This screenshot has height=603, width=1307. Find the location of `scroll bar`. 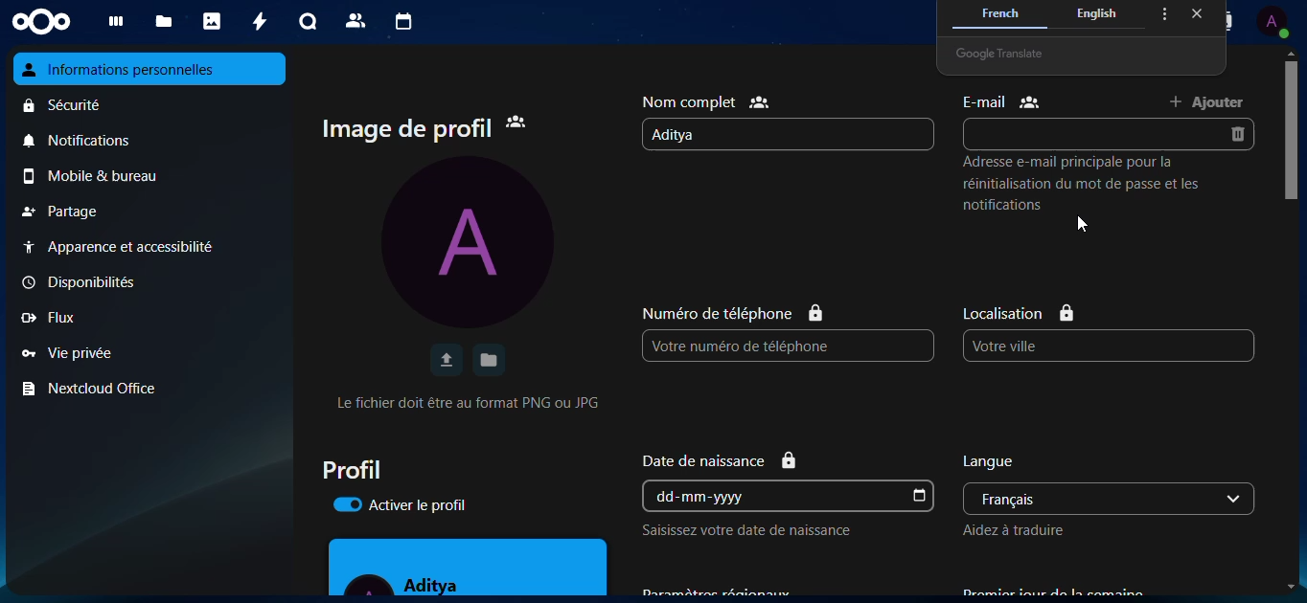

scroll bar is located at coordinates (1293, 130).